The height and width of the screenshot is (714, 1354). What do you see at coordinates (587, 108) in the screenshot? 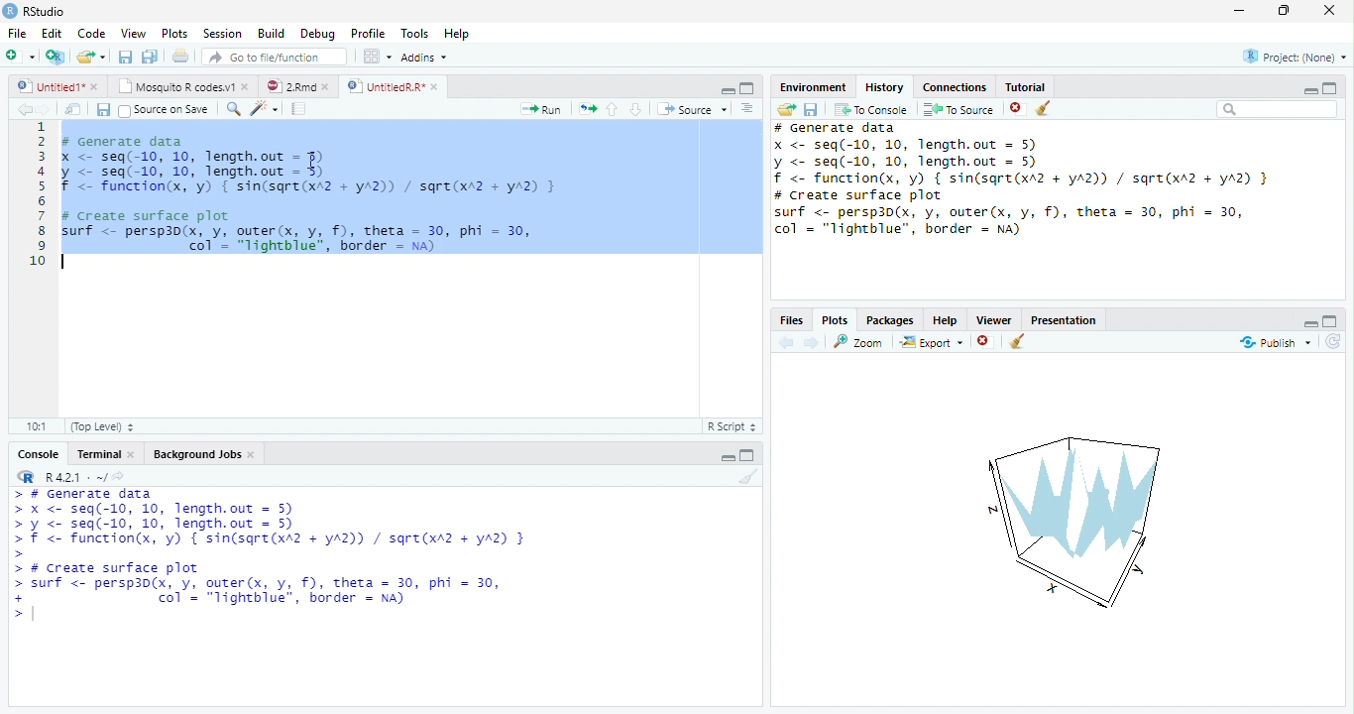
I see `Re-run the previous code region` at bounding box center [587, 108].